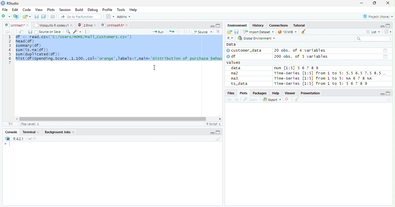  I want to click on Help, so click(276, 93).